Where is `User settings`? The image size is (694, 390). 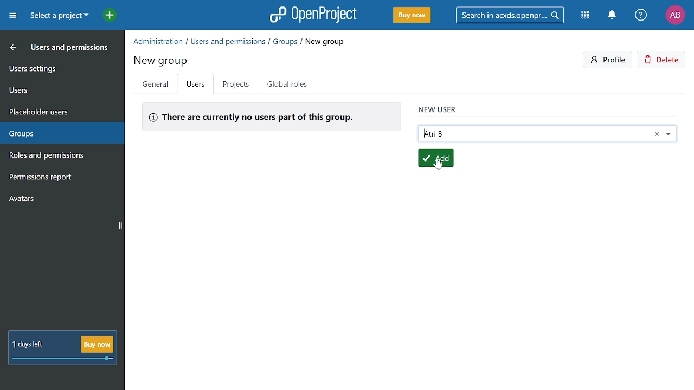
User settings is located at coordinates (61, 68).